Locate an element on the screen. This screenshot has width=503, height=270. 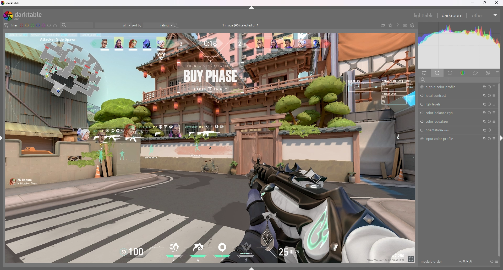
color equalizer is located at coordinates (436, 121).